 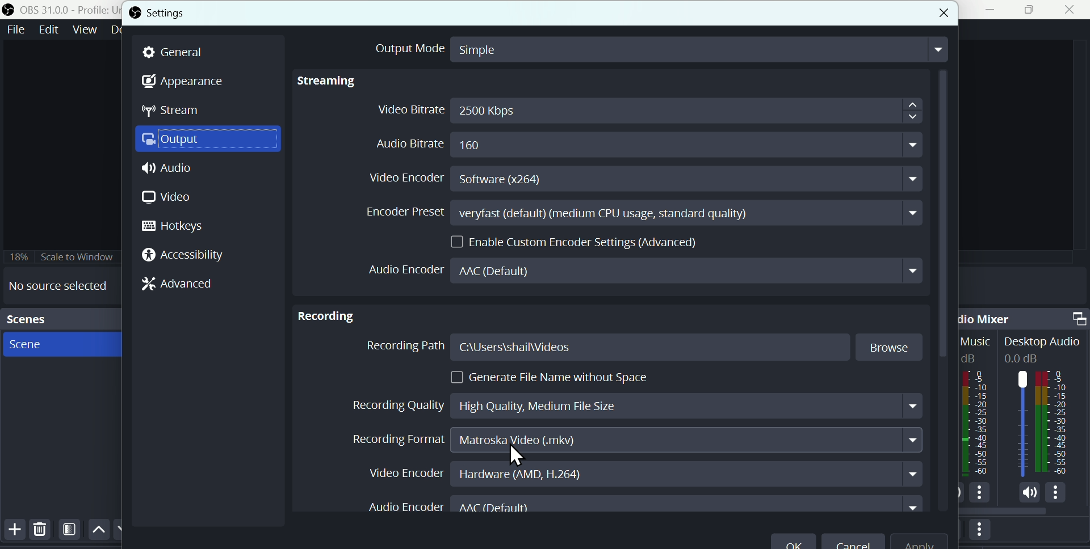 I want to click on Audio encoder, so click(x=647, y=271).